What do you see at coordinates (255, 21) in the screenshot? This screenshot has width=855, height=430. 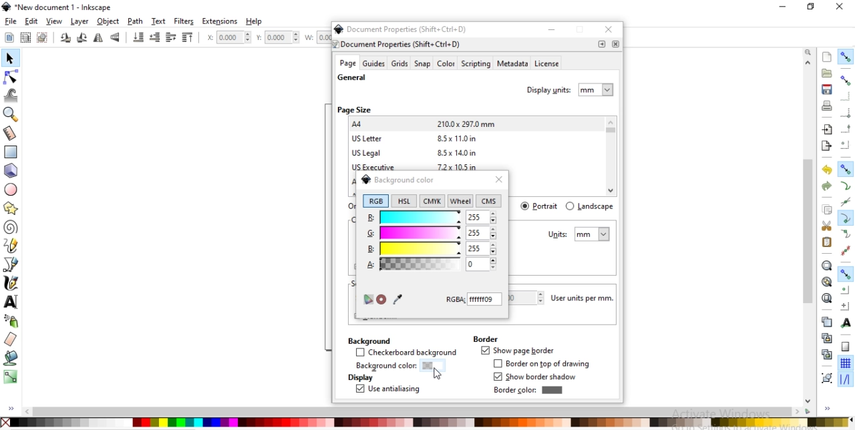 I see `help` at bounding box center [255, 21].